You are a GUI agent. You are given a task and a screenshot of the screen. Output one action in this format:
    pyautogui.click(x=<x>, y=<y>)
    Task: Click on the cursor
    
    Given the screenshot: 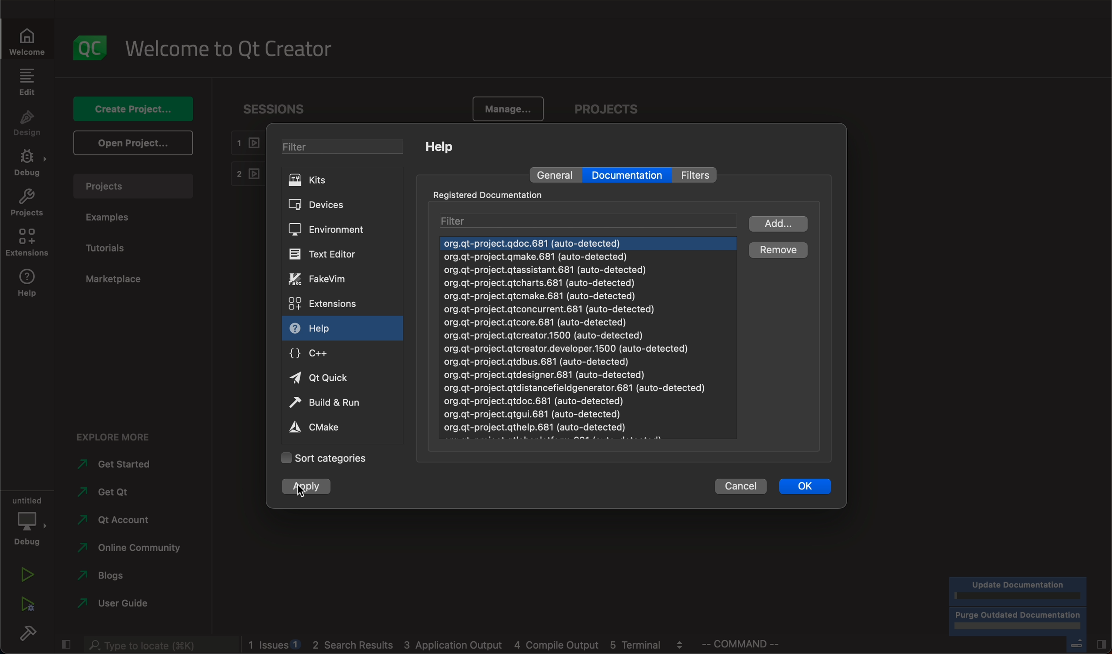 What is the action you would take?
    pyautogui.click(x=778, y=253)
    